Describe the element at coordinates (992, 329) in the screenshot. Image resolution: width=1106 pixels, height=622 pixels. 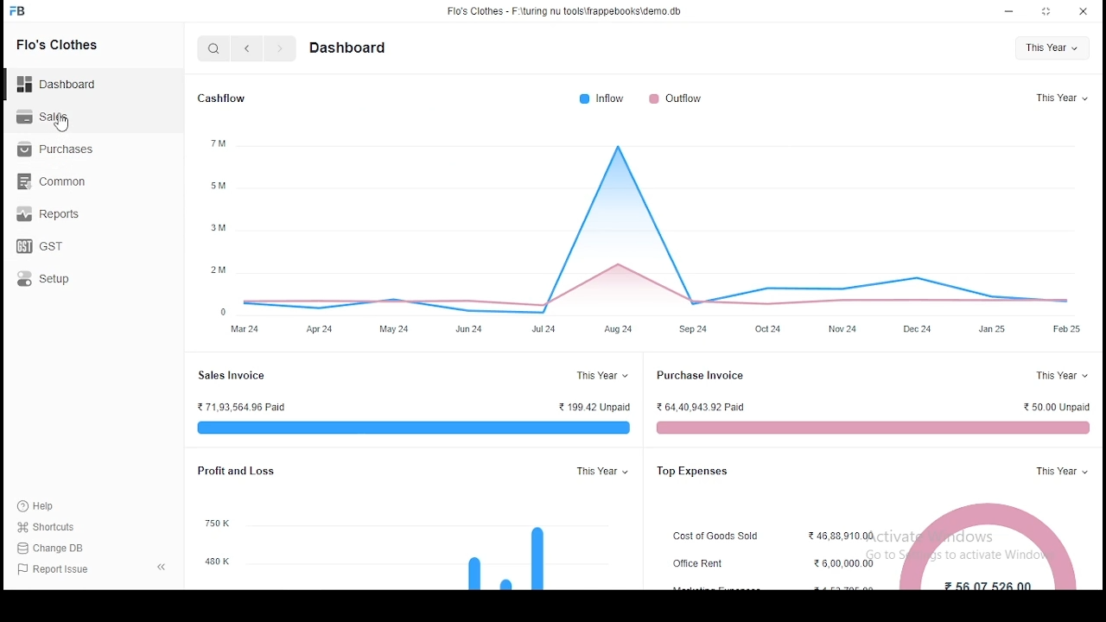
I see `jan 25` at that location.